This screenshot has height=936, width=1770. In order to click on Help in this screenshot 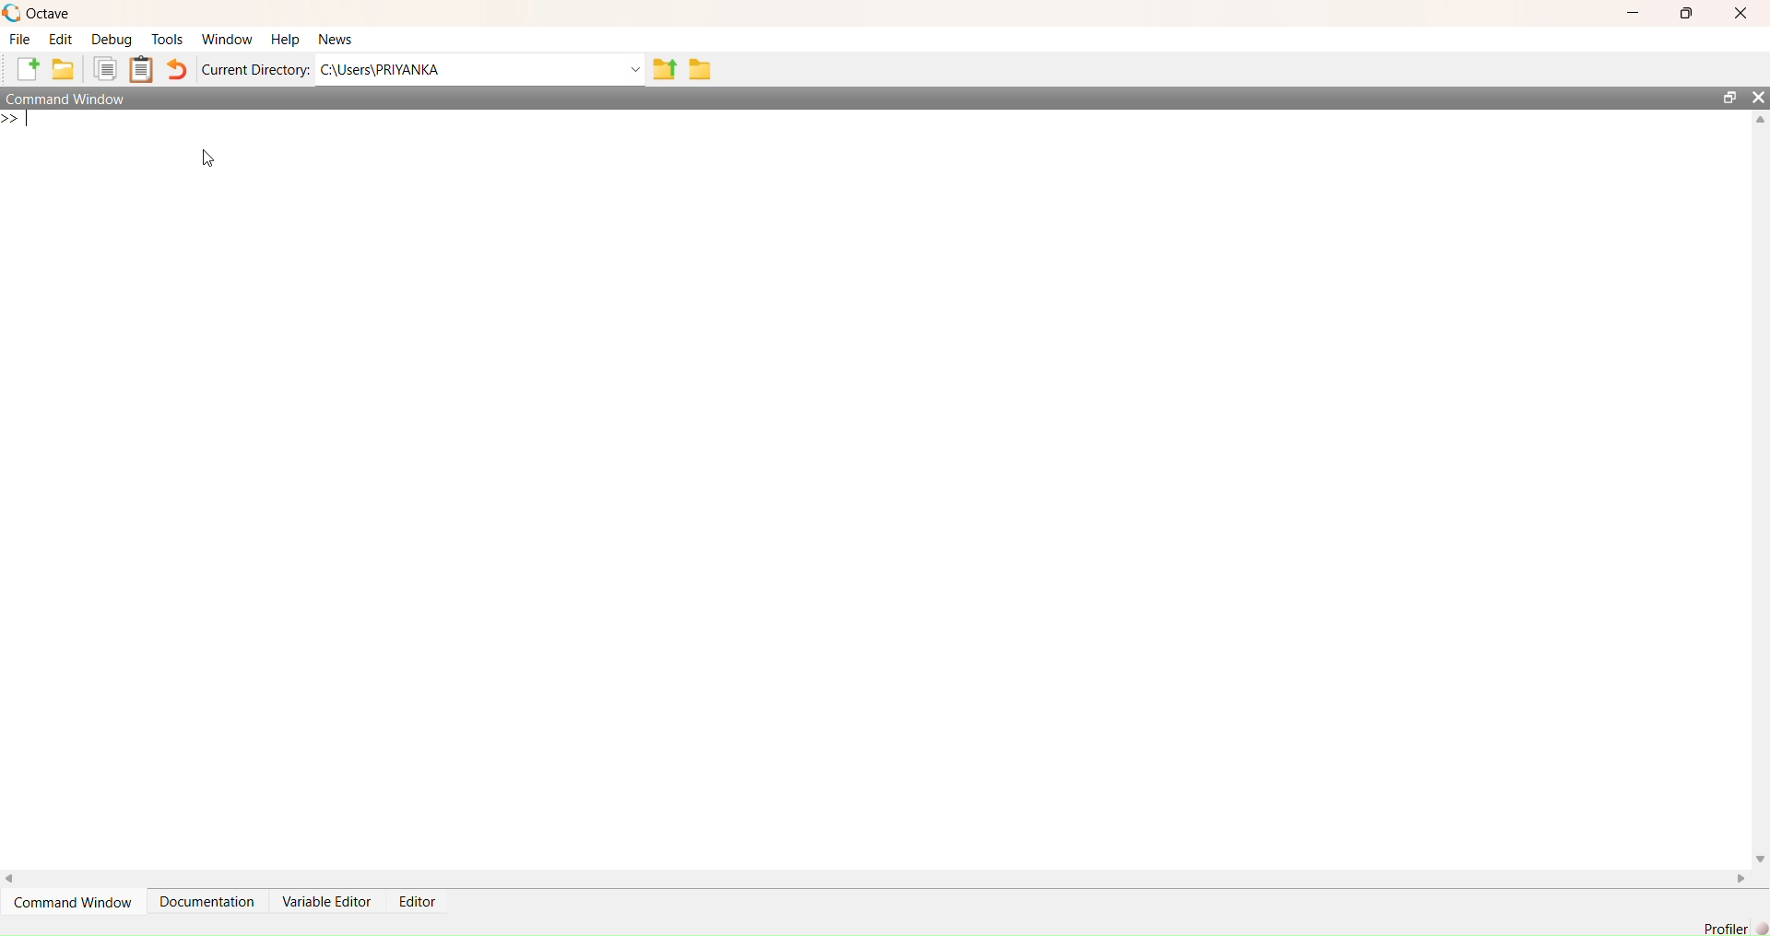, I will do `click(284, 35)`.